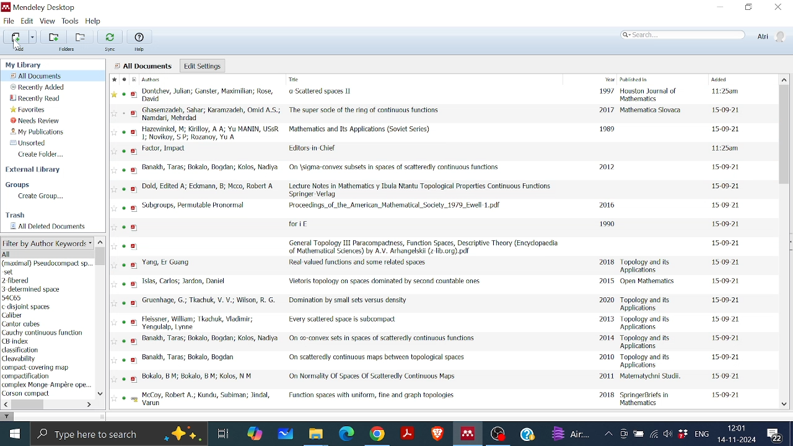 The height and width of the screenshot is (446, 793). I want to click on 2011, so click(605, 377).